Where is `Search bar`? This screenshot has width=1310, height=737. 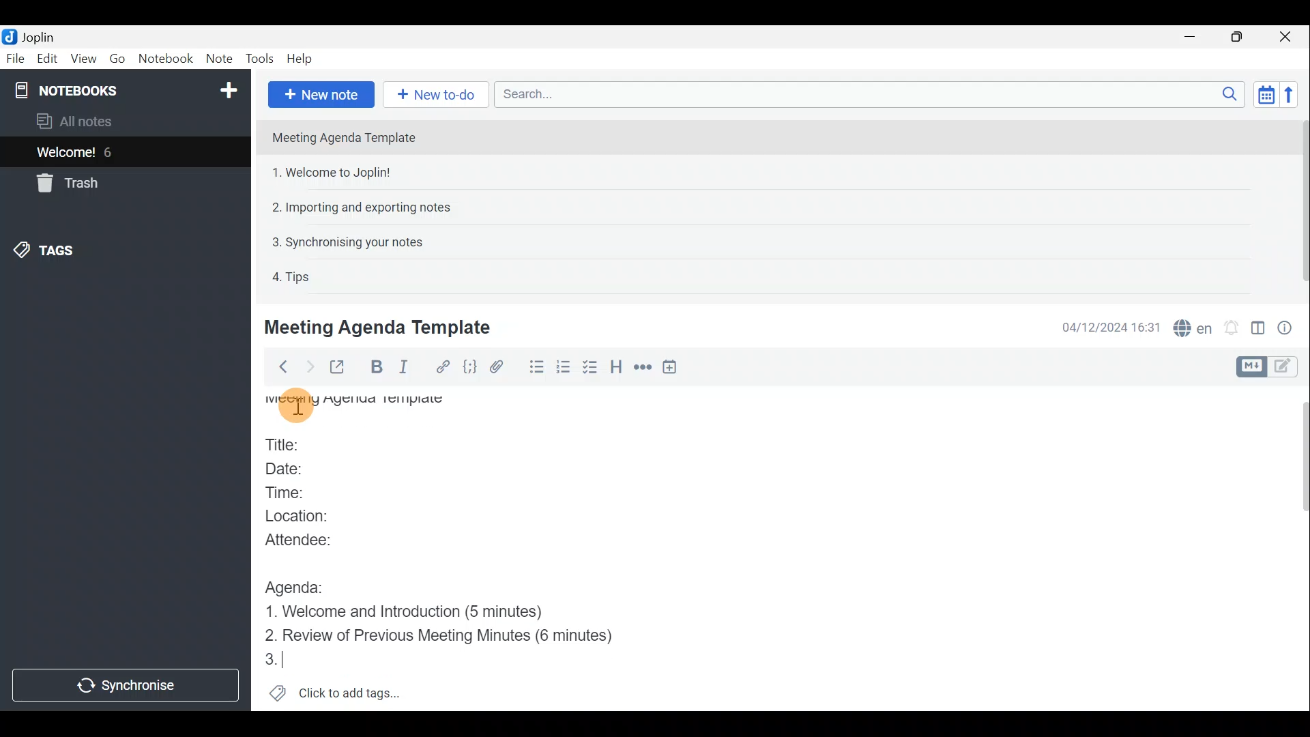
Search bar is located at coordinates (866, 93).